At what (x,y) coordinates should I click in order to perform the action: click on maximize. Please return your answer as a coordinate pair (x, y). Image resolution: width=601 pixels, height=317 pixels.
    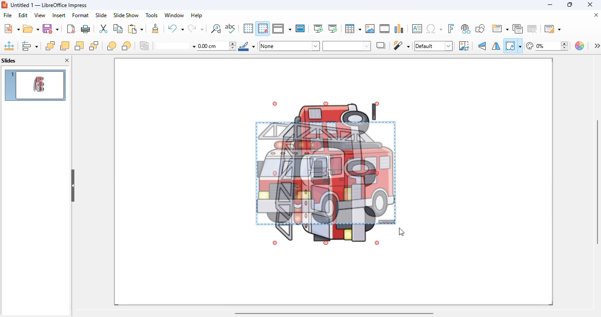
    Looking at the image, I should click on (569, 4).